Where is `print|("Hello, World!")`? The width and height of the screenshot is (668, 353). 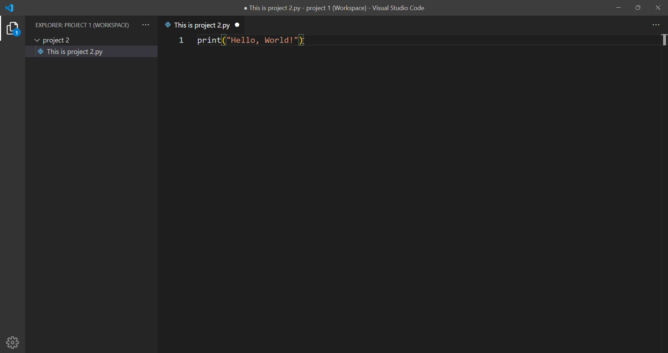 print|("Hello, World!") is located at coordinates (254, 41).